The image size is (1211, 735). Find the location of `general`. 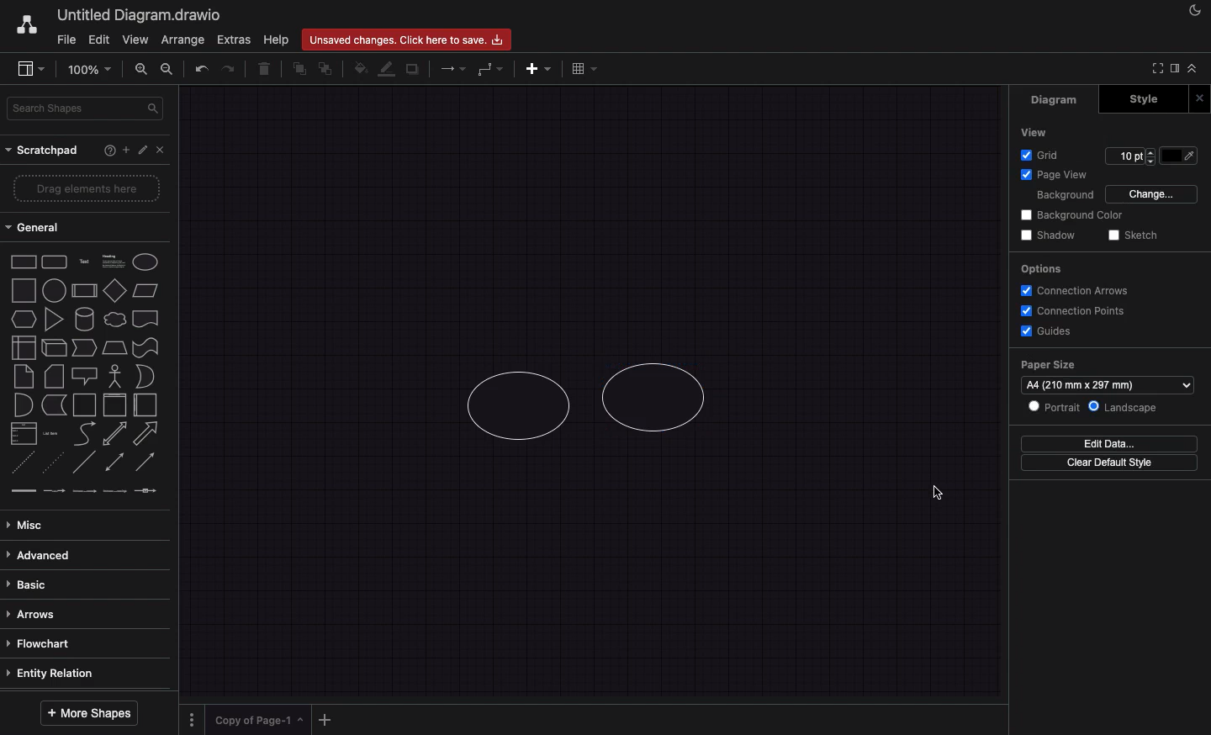

general is located at coordinates (34, 226).